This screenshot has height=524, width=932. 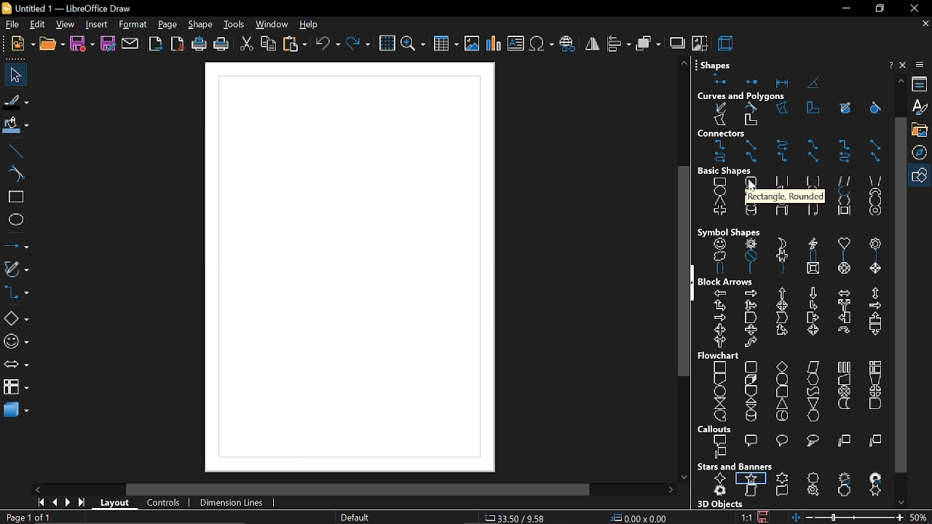 I want to click on curves and polygons, so click(x=742, y=96).